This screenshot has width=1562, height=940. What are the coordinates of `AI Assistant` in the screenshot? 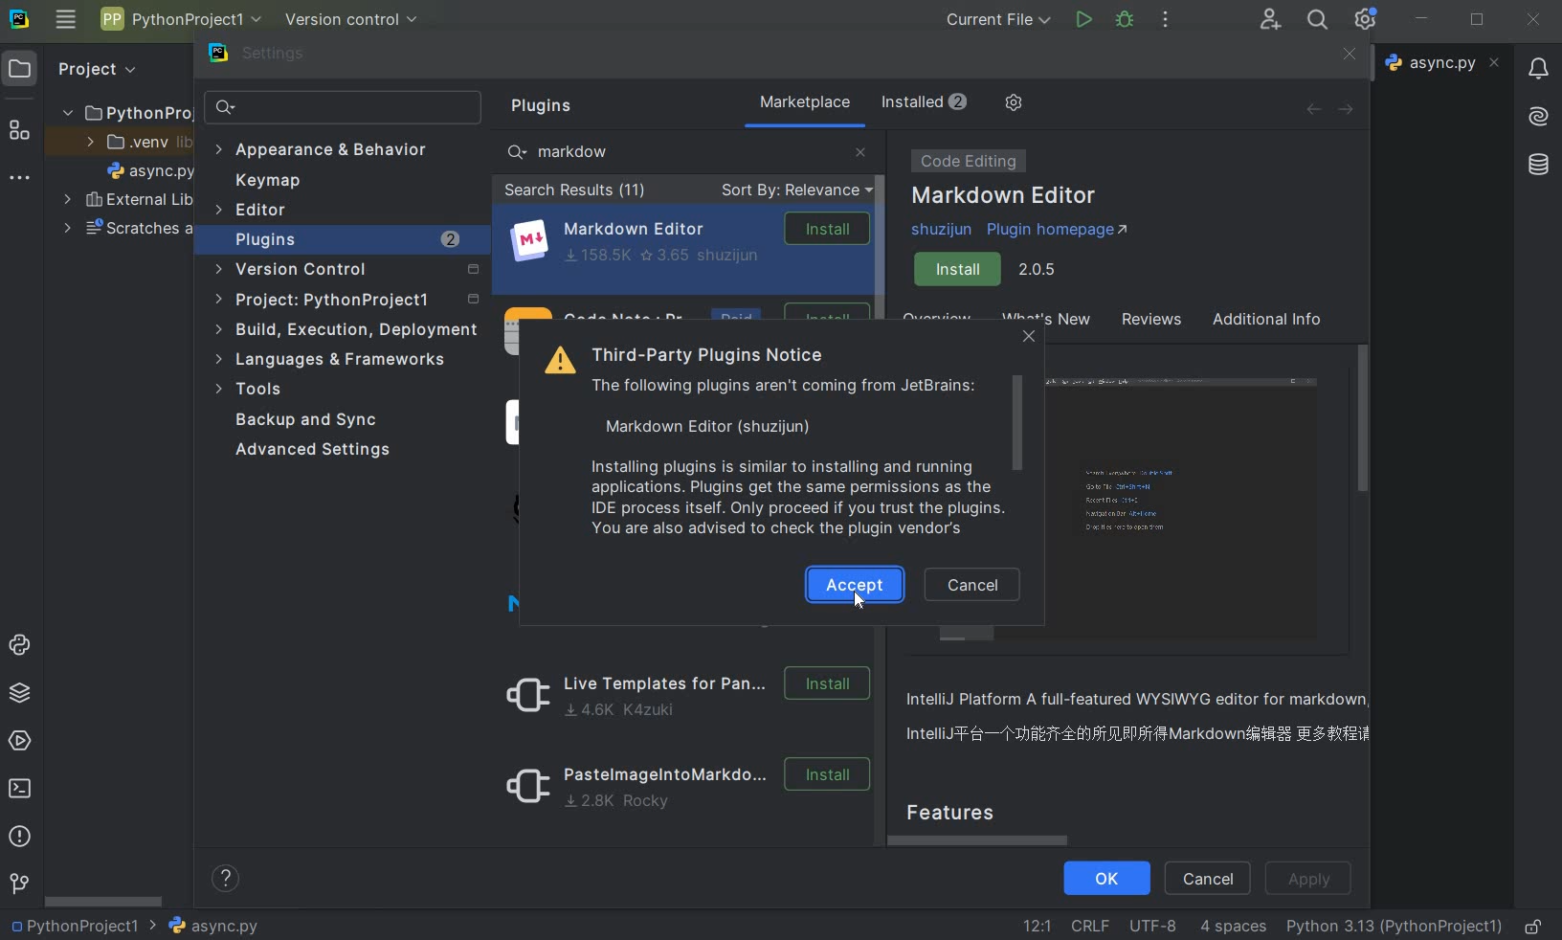 It's located at (1538, 118).